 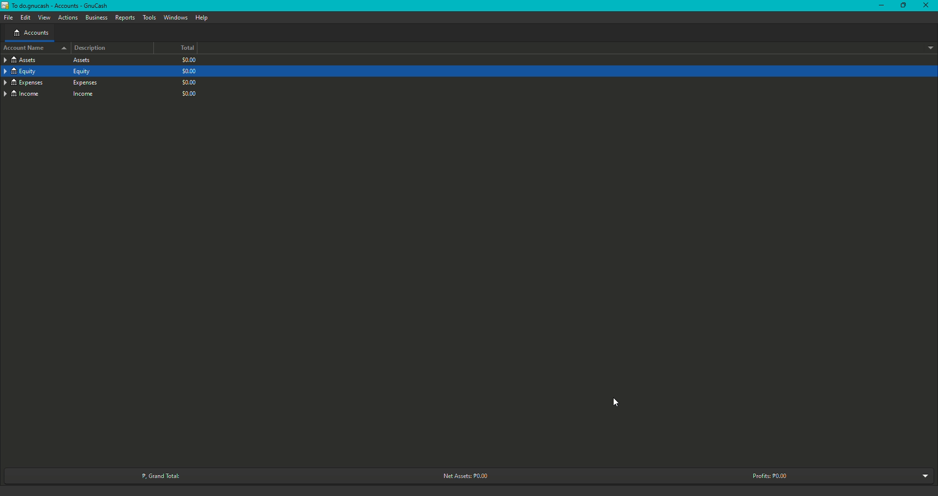 I want to click on Windows, so click(x=176, y=17).